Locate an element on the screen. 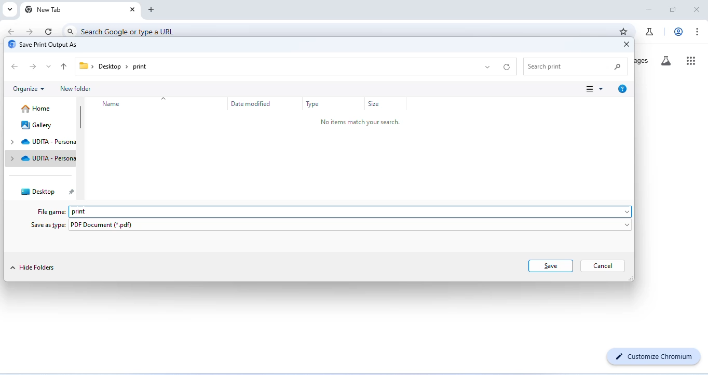 The image size is (708, 375). previous folder is located at coordinates (15, 66).